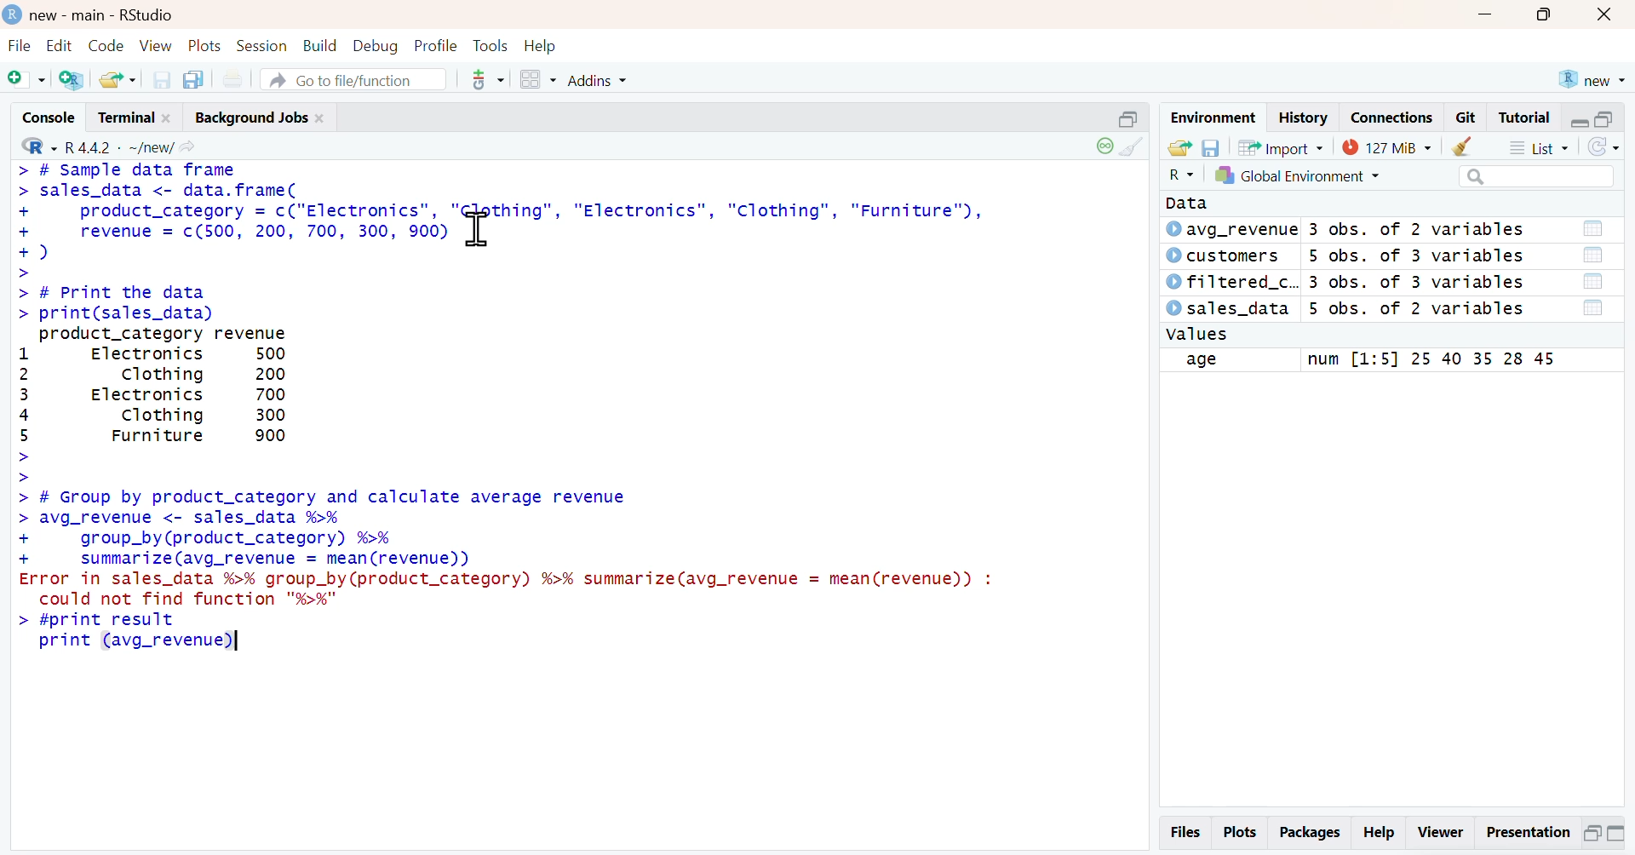 Image resolution: width=1635 pixels, height=855 pixels. I want to click on Data, so click(1194, 203).